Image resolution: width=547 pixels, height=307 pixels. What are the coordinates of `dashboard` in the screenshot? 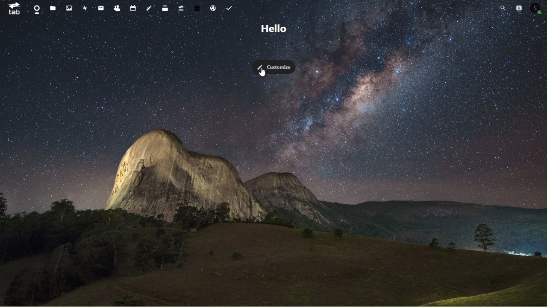 It's located at (35, 8).